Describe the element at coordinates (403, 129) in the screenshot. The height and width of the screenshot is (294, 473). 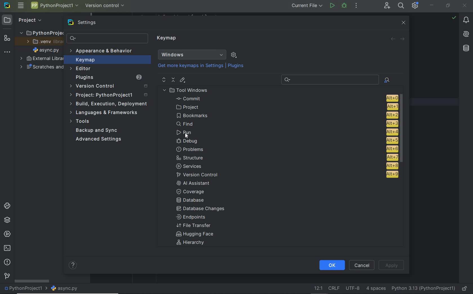
I see `scrollbar` at that location.